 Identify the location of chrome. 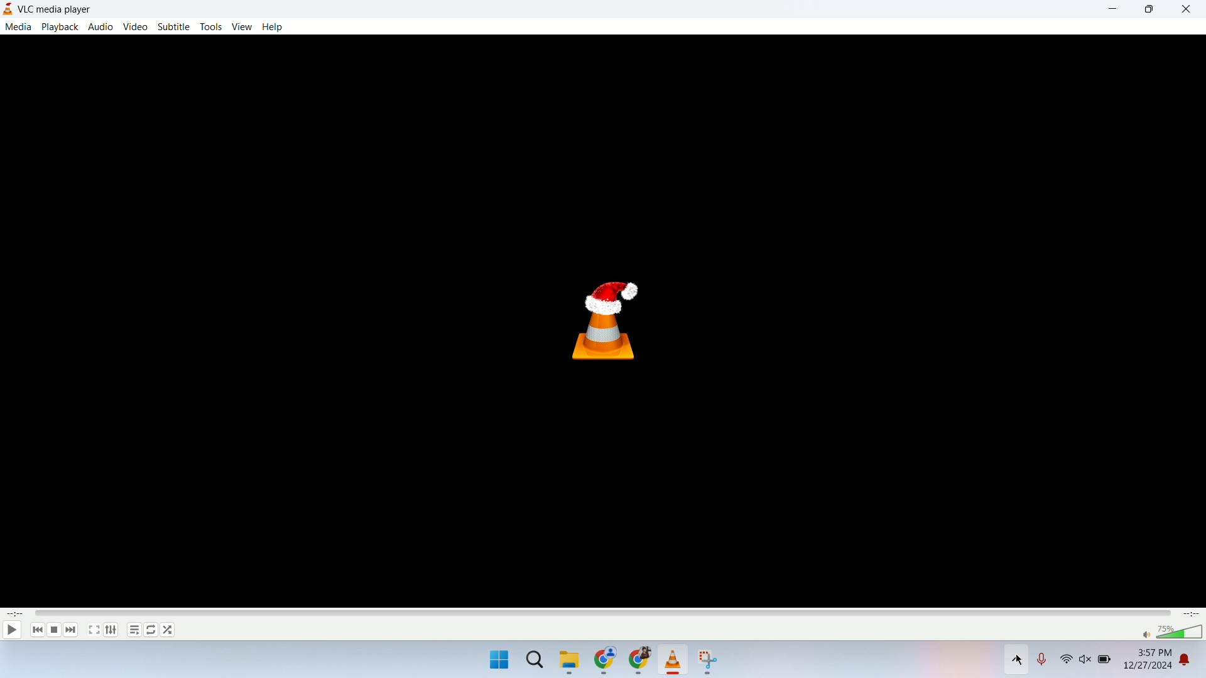
(606, 662).